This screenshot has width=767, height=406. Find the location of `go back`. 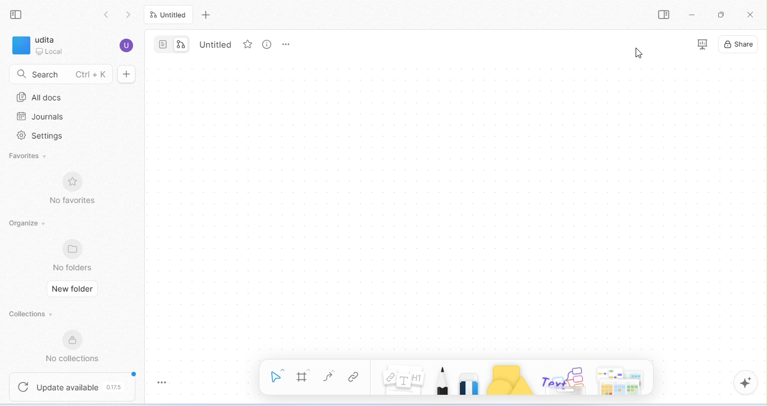

go back is located at coordinates (107, 15).